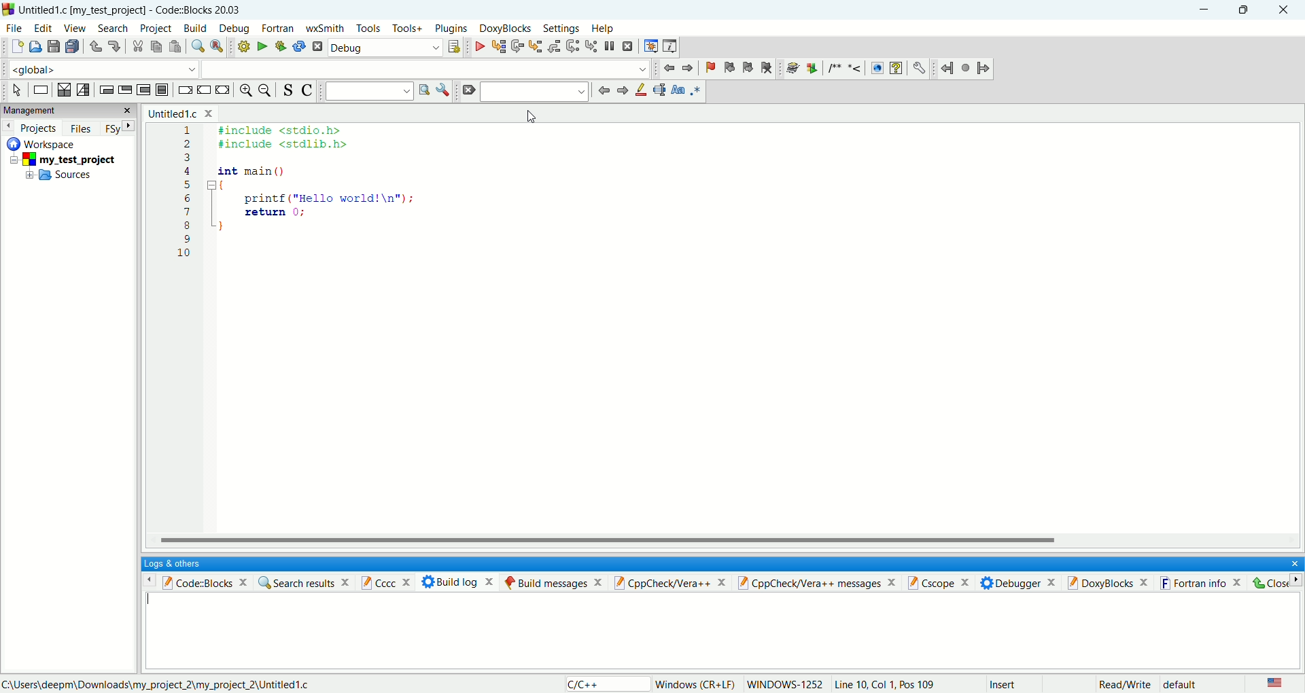 This screenshot has height=693, width=1305. I want to click on I beam cursor, so click(152, 601).